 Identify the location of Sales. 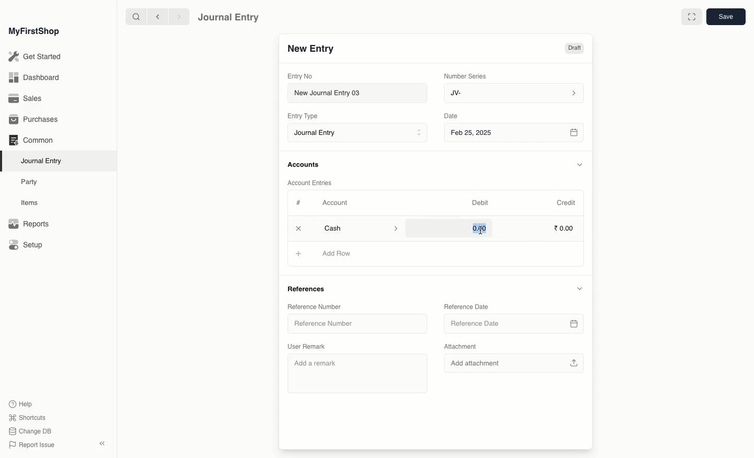
(26, 99).